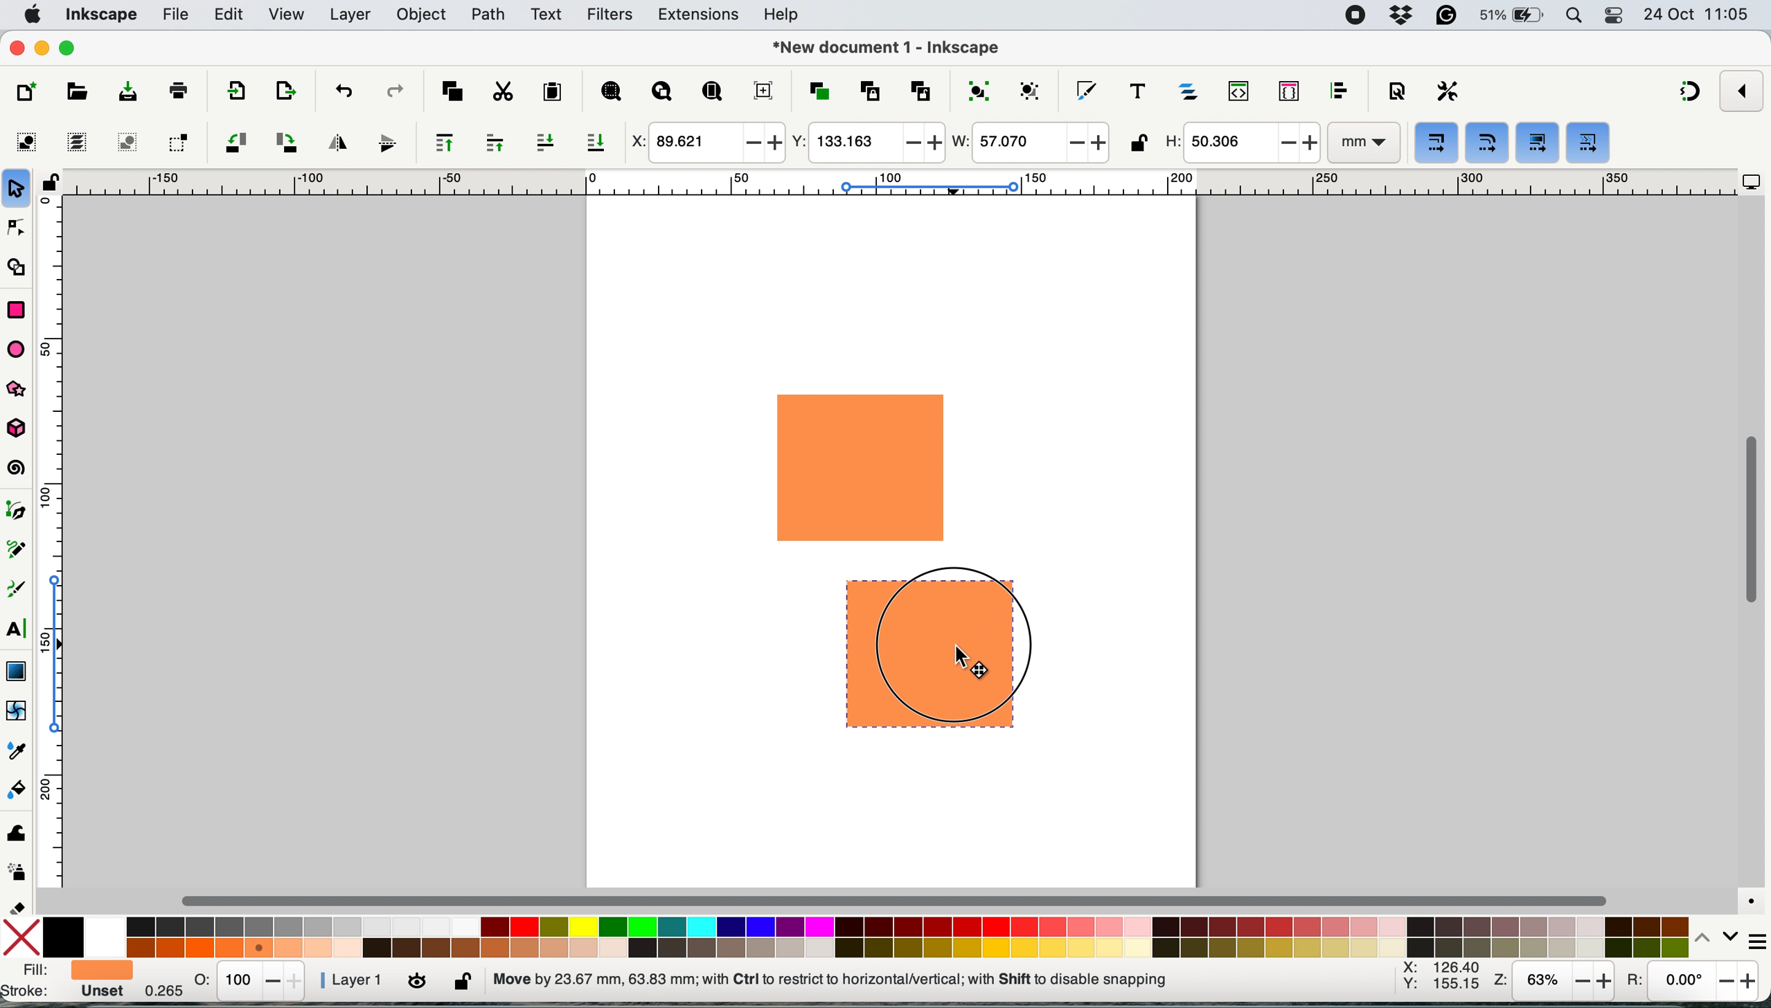 This screenshot has width=1771, height=1008. What do you see at coordinates (609, 93) in the screenshot?
I see `zoom selection` at bounding box center [609, 93].